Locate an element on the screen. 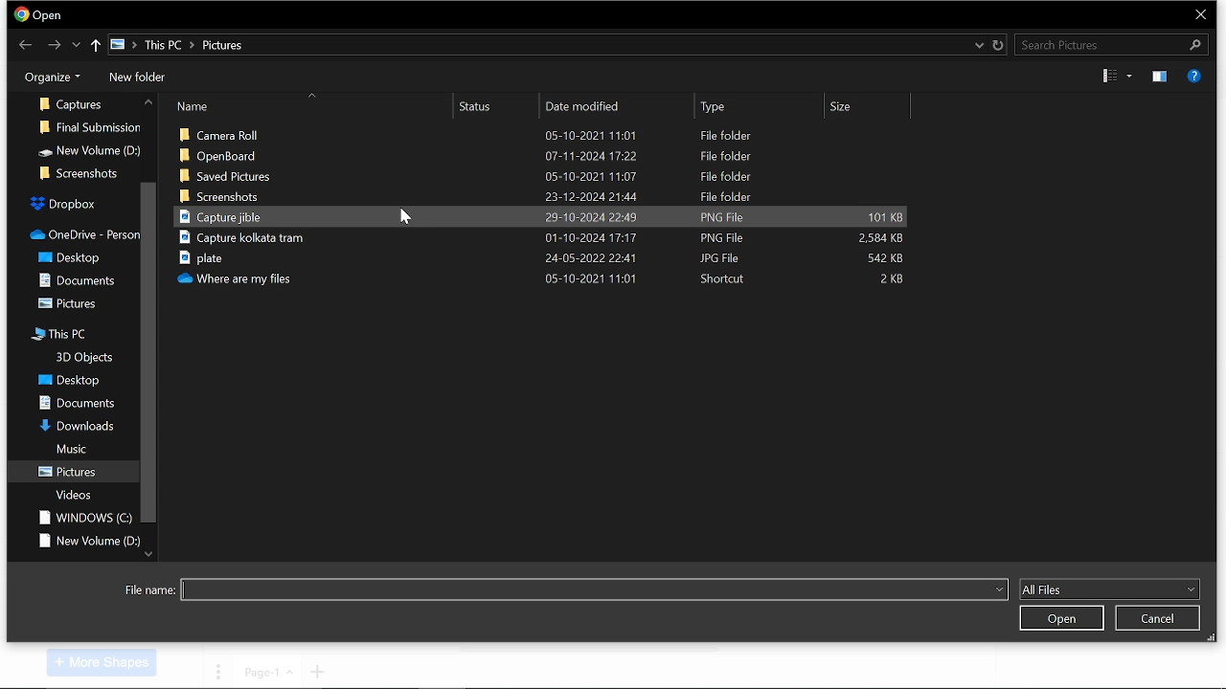 The height and width of the screenshot is (689, 1226). folders is located at coordinates (72, 279).